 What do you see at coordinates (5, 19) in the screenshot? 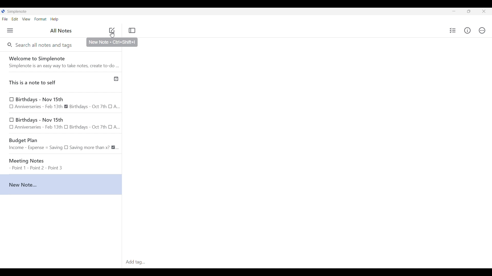
I see `File menu` at bounding box center [5, 19].